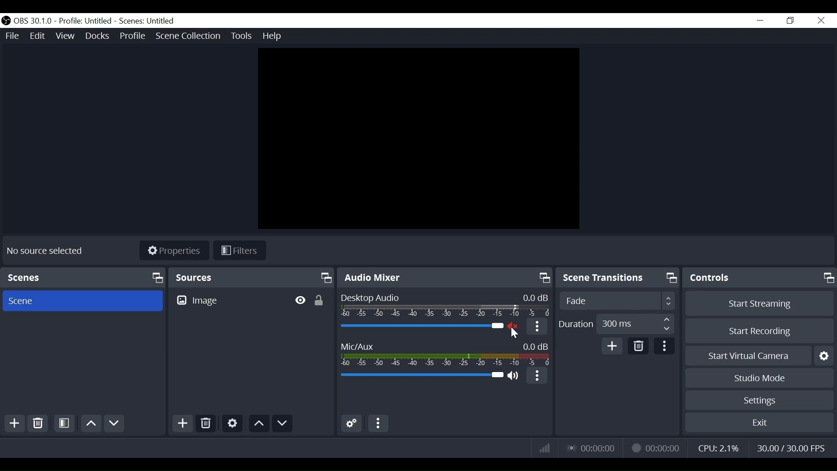 This screenshot has height=471, width=837. I want to click on Delete, so click(640, 345).